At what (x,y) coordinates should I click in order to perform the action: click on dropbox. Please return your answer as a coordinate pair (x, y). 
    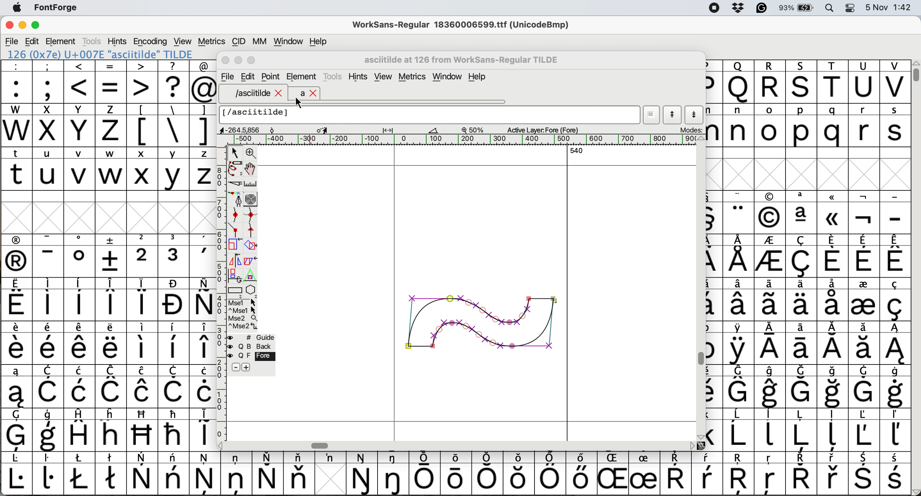
    Looking at the image, I should click on (736, 8).